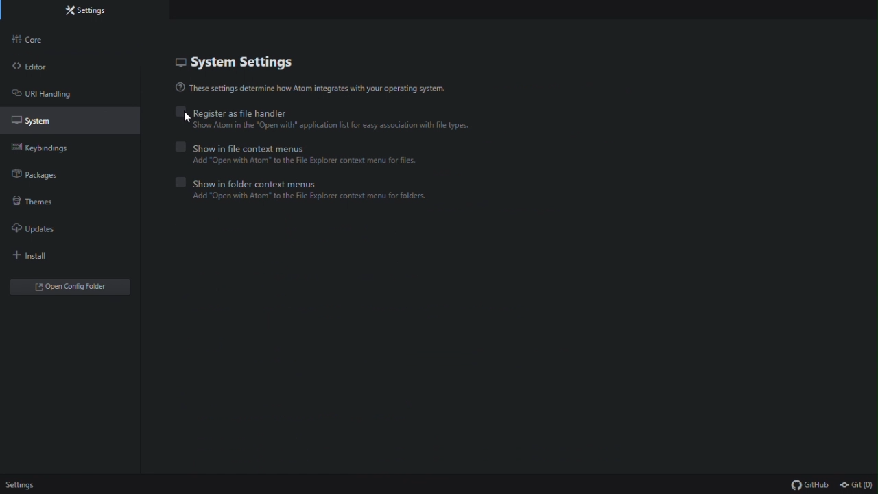 Image resolution: width=878 pixels, height=494 pixels. Describe the element at coordinates (38, 204) in the screenshot. I see `themes` at that location.